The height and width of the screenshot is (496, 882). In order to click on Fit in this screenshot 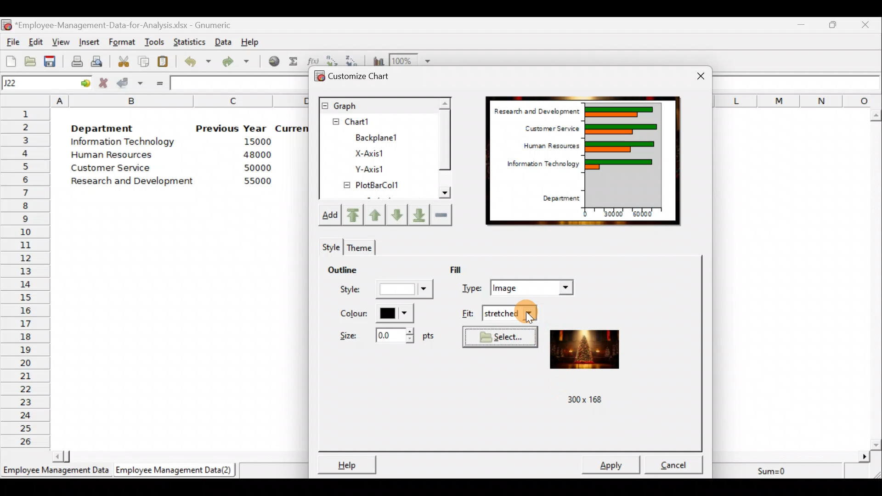, I will do `click(496, 313)`.